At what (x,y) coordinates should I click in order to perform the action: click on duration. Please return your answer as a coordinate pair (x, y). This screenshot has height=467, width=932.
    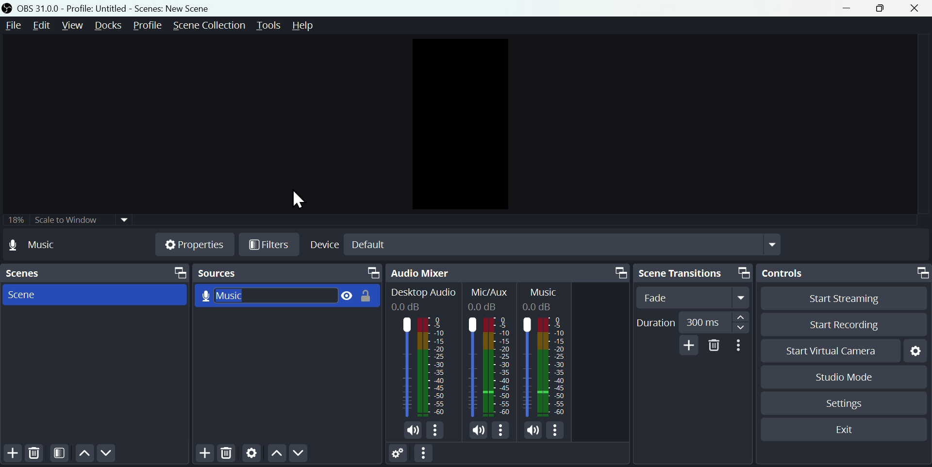
    Looking at the image, I should click on (692, 323).